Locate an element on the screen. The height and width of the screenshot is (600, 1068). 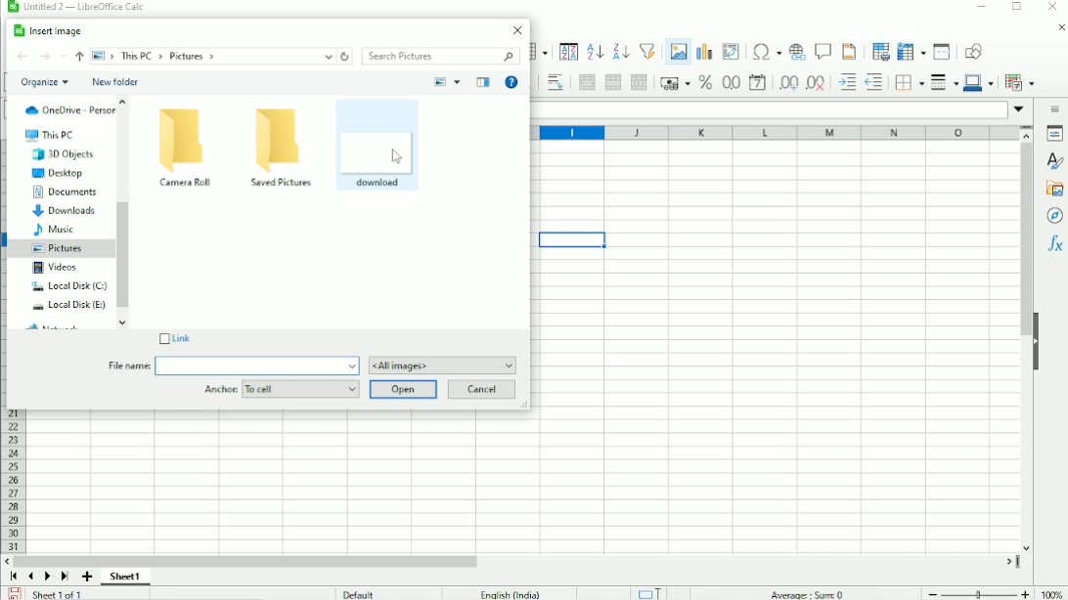
Hide is located at coordinates (1043, 341).